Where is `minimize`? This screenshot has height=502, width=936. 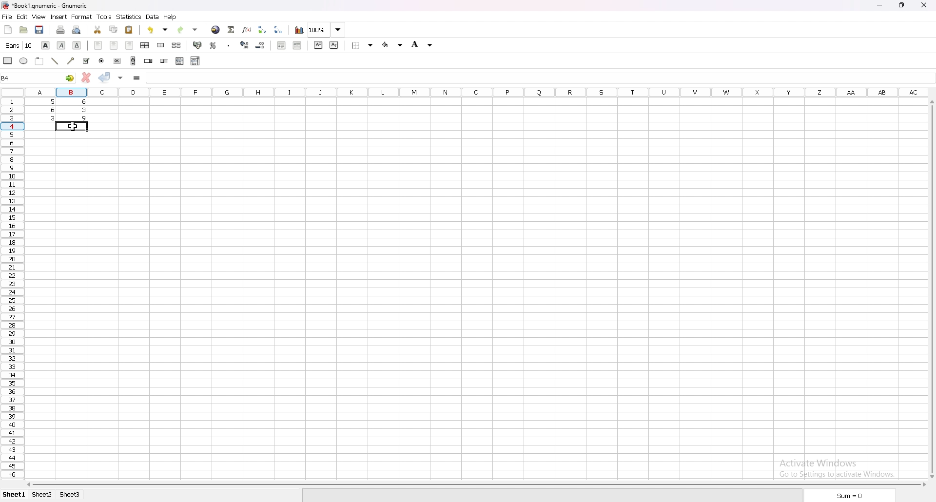
minimize is located at coordinates (879, 5).